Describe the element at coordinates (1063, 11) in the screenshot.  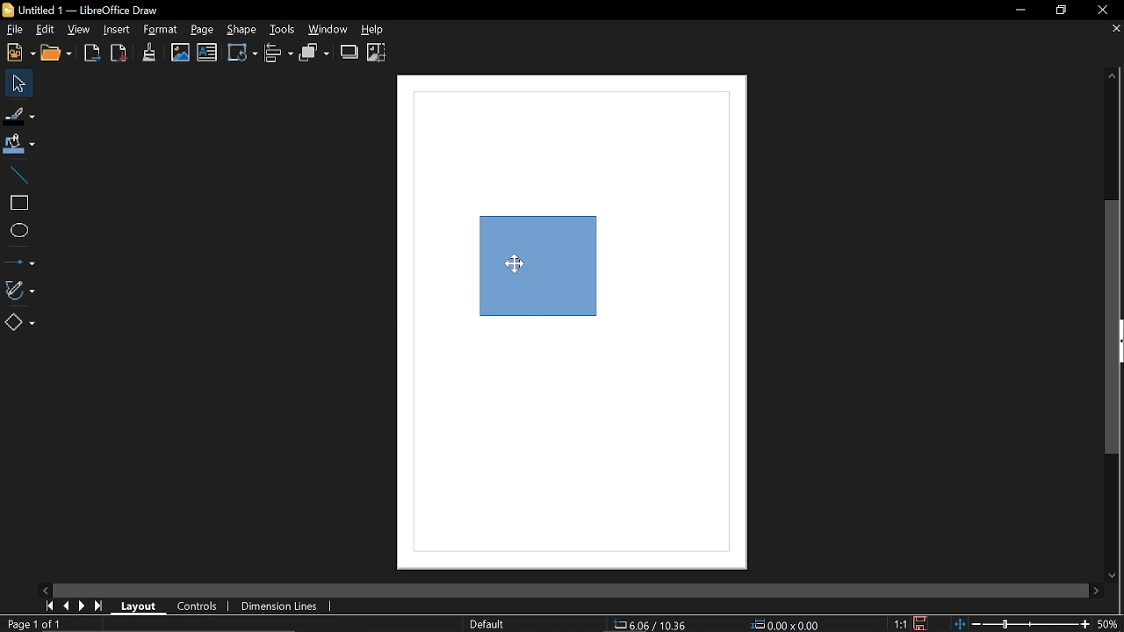
I see `Restore down` at that location.